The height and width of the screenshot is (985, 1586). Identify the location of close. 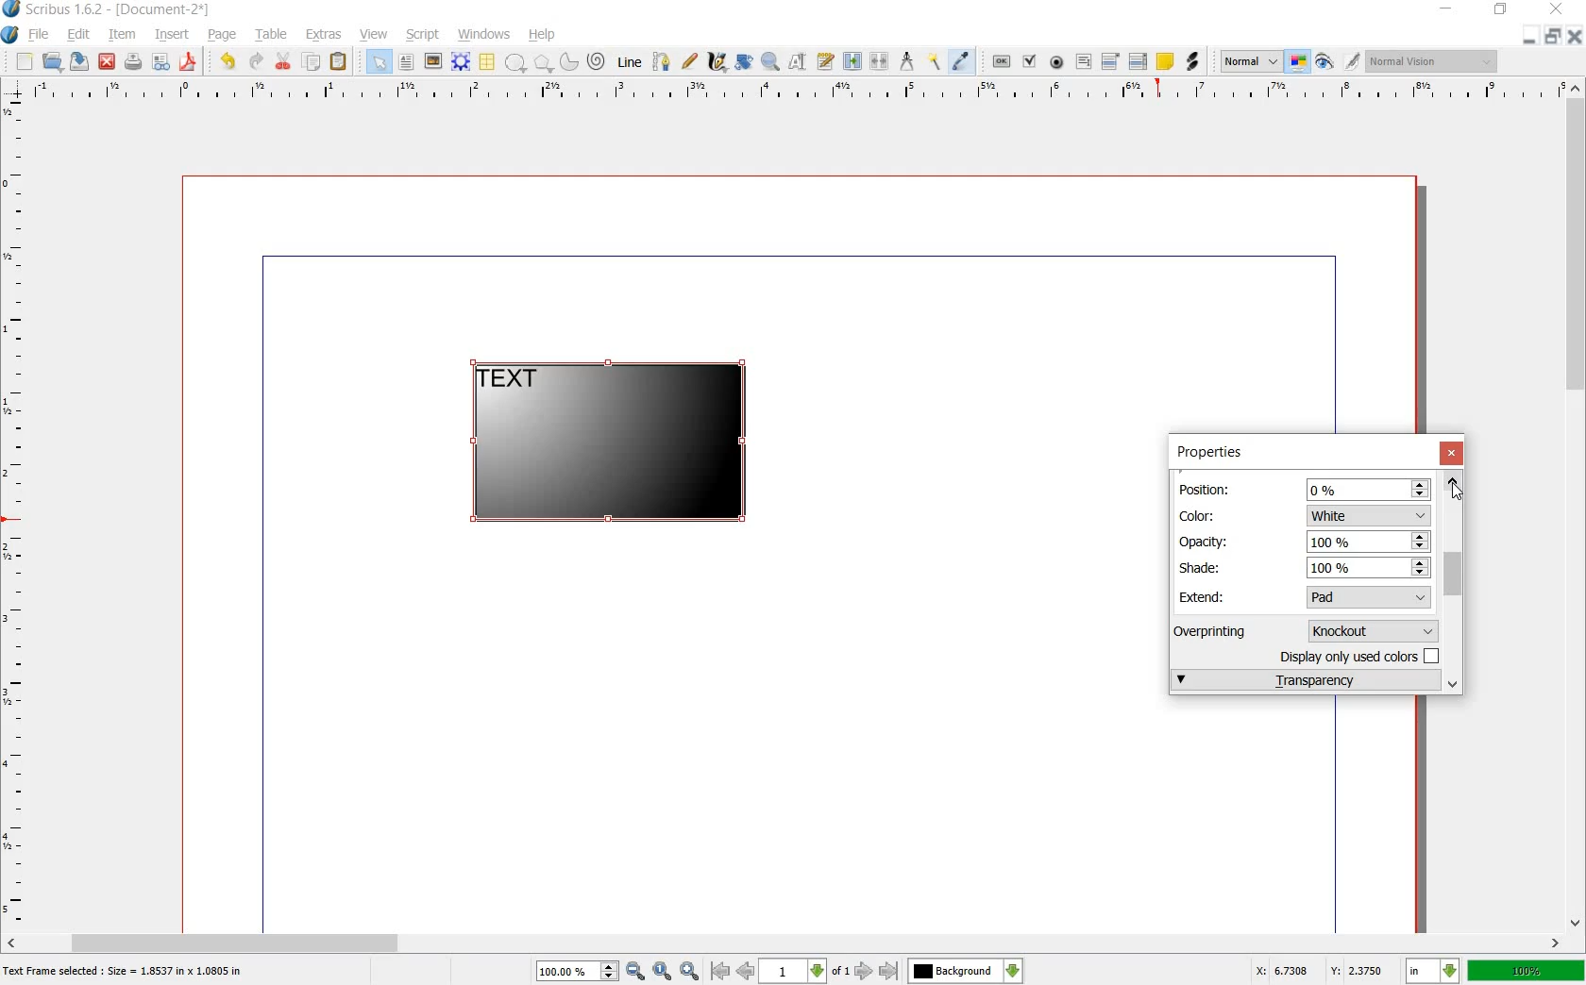
(109, 61).